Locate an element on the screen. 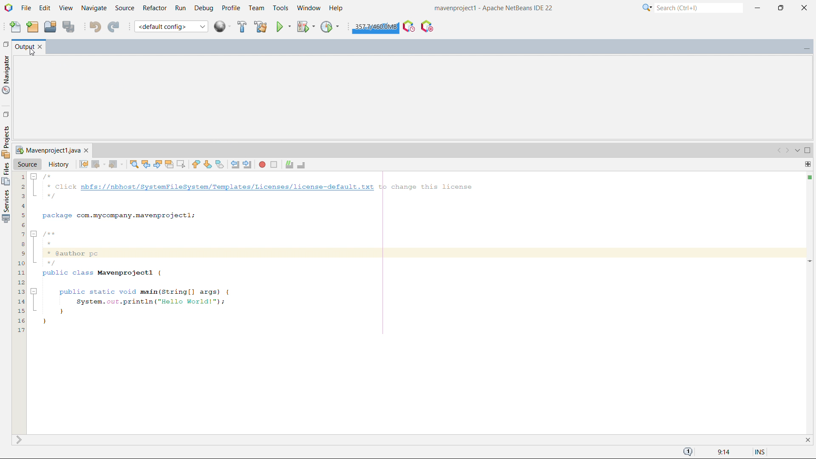 Image resolution: width=816 pixels, height=459 pixels. searchbox is located at coordinates (699, 8).